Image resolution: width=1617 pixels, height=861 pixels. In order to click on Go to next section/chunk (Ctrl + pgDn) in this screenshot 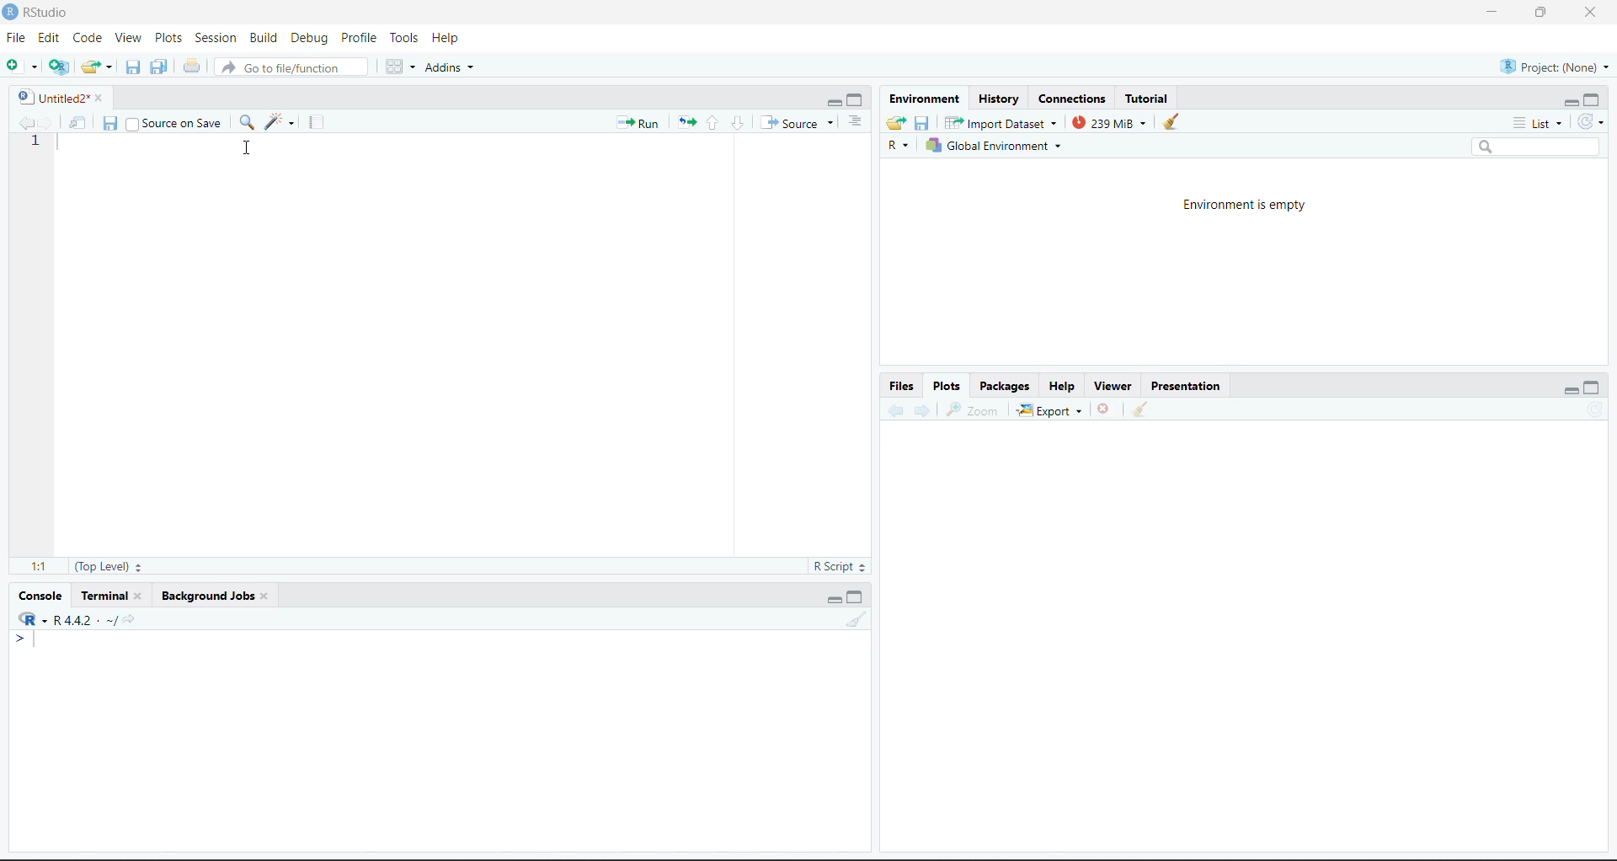, I will do `click(737, 123)`.